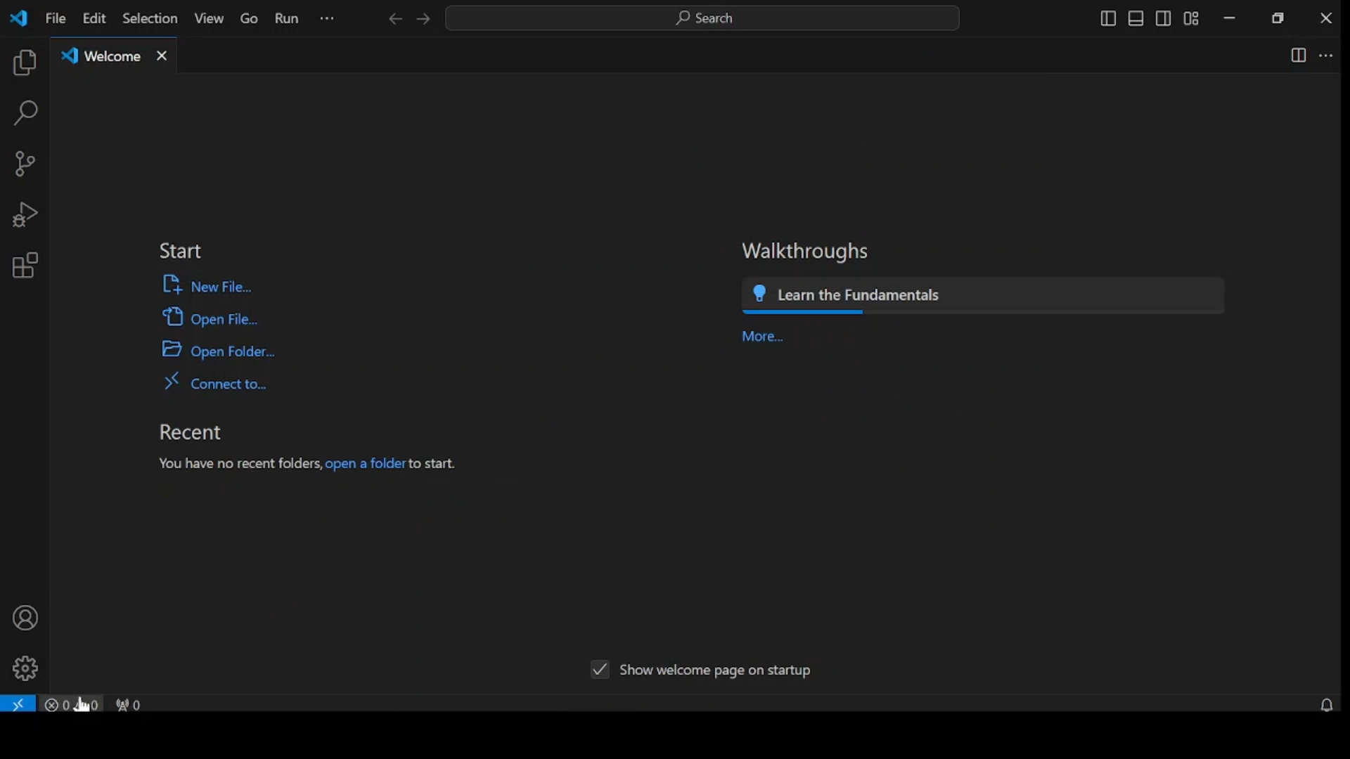  I want to click on search, so click(702, 18).